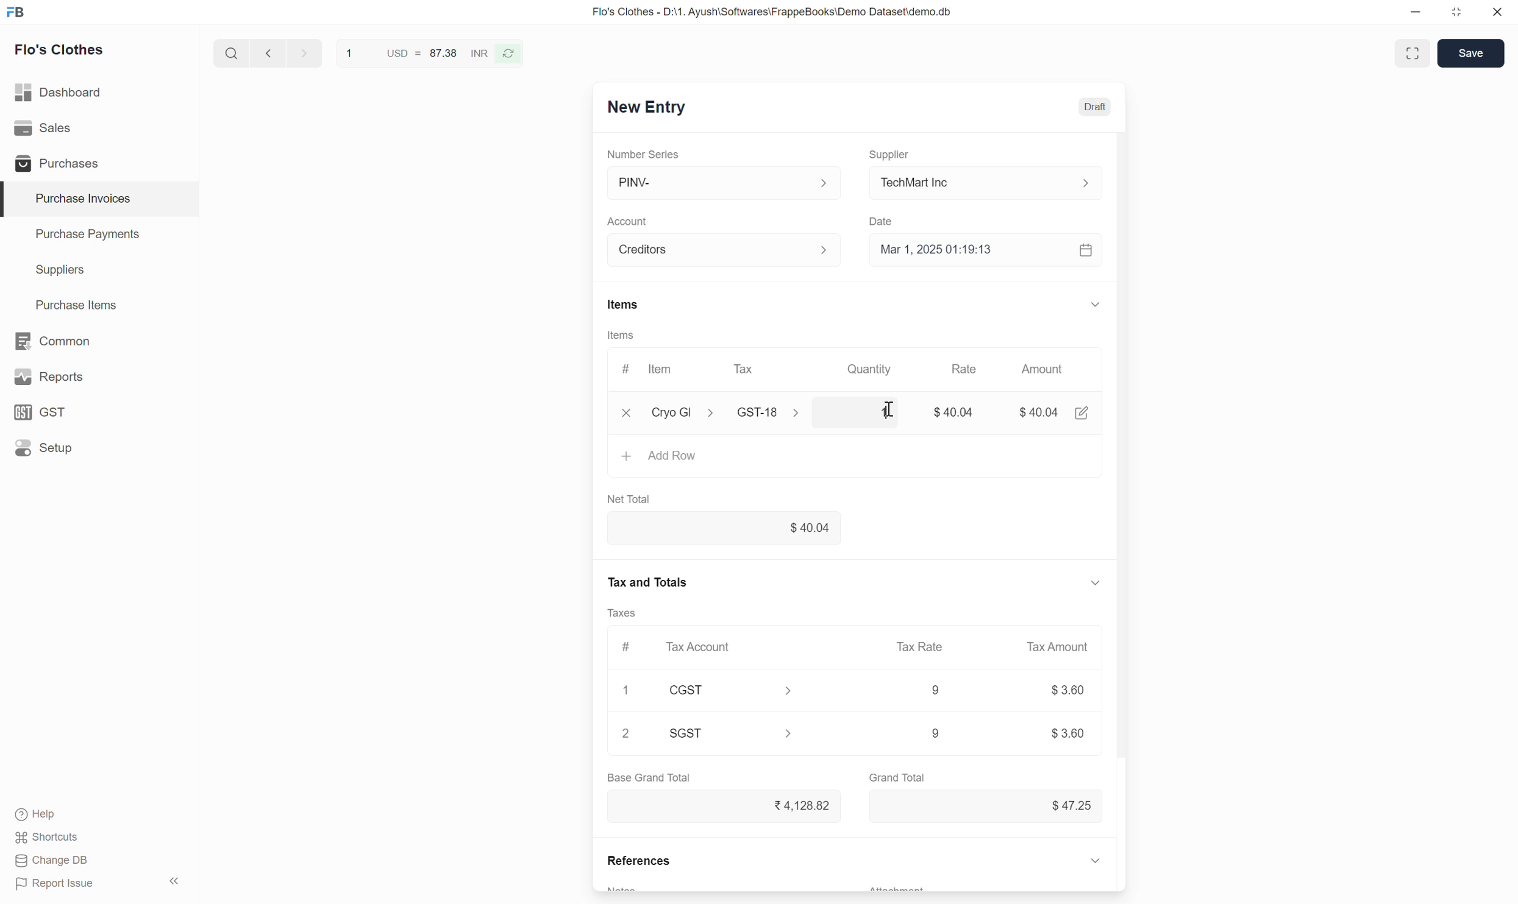  Describe the element at coordinates (49, 816) in the screenshot. I see ` Help` at that location.